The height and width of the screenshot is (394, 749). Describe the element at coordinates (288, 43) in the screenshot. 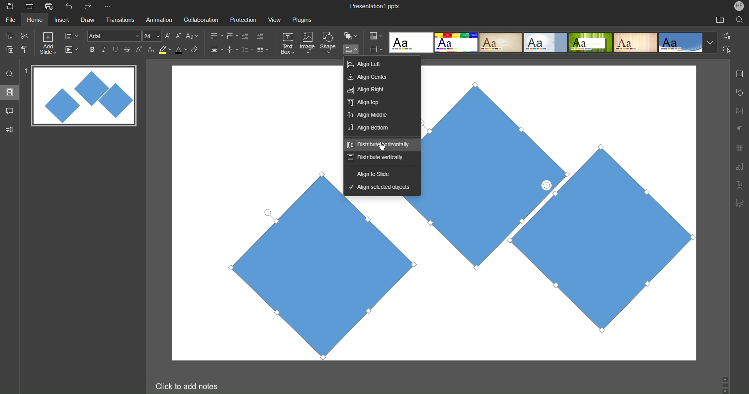

I see `Text Box` at that location.